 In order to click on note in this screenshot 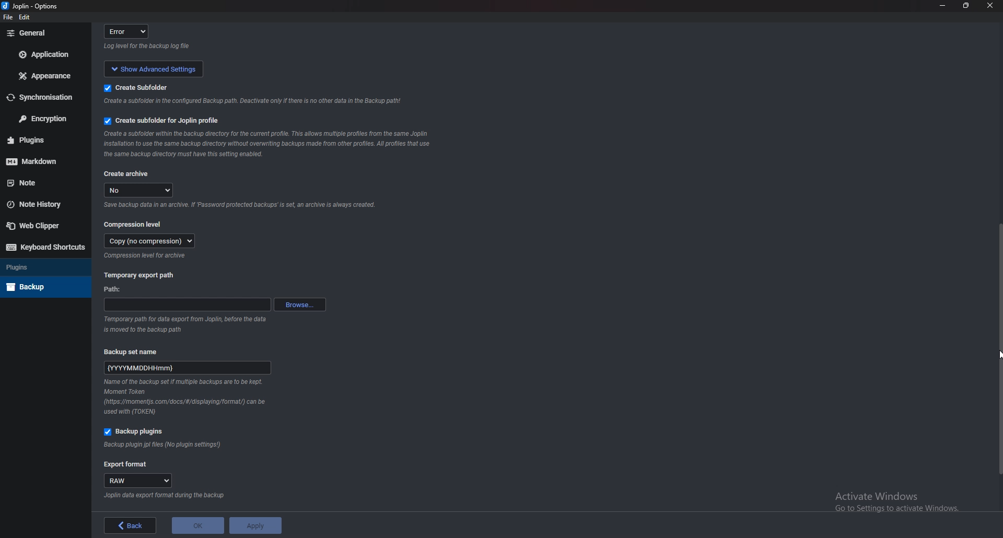, I will do `click(43, 182)`.